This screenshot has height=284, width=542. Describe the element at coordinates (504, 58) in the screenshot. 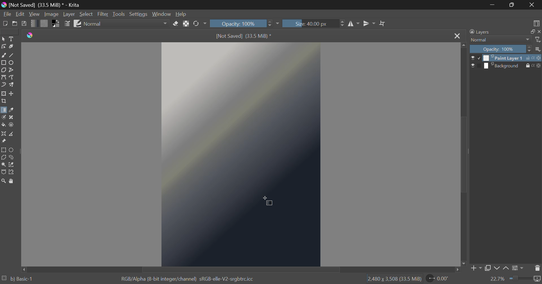

I see `Paint Layer 1` at that location.